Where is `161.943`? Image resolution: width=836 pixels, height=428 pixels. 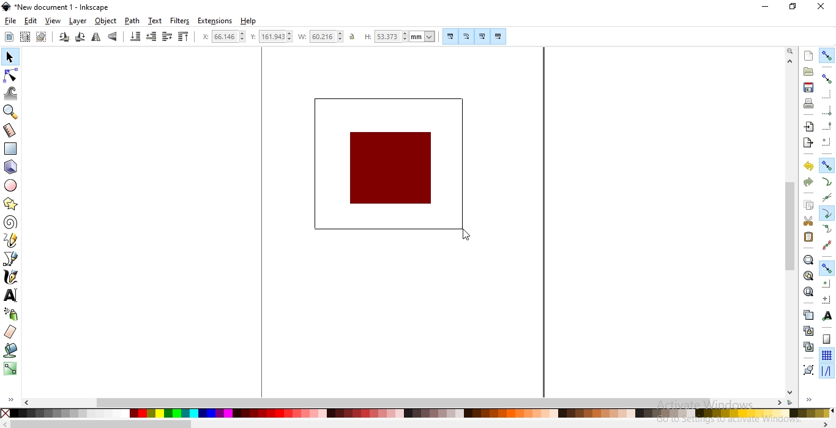 161.943 is located at coordinates (277, 37).